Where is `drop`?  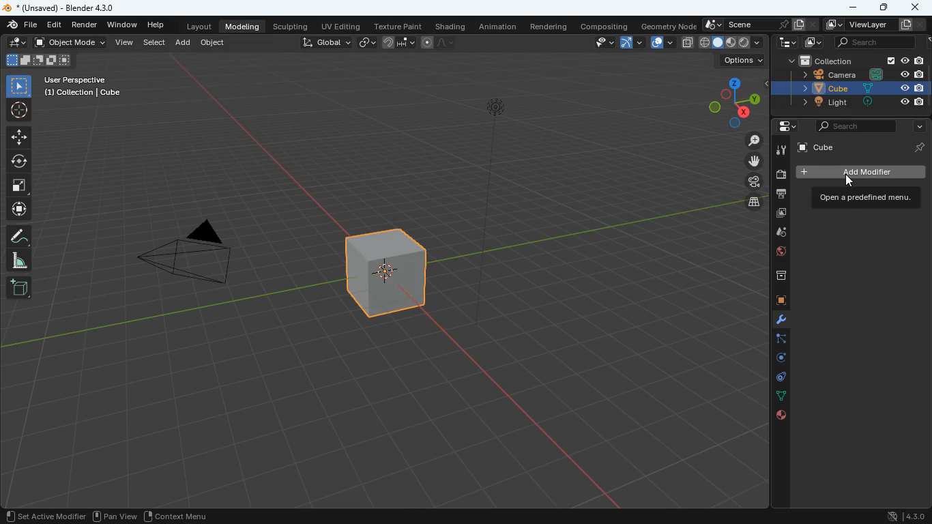 drop is located at coordinates (776, 235).